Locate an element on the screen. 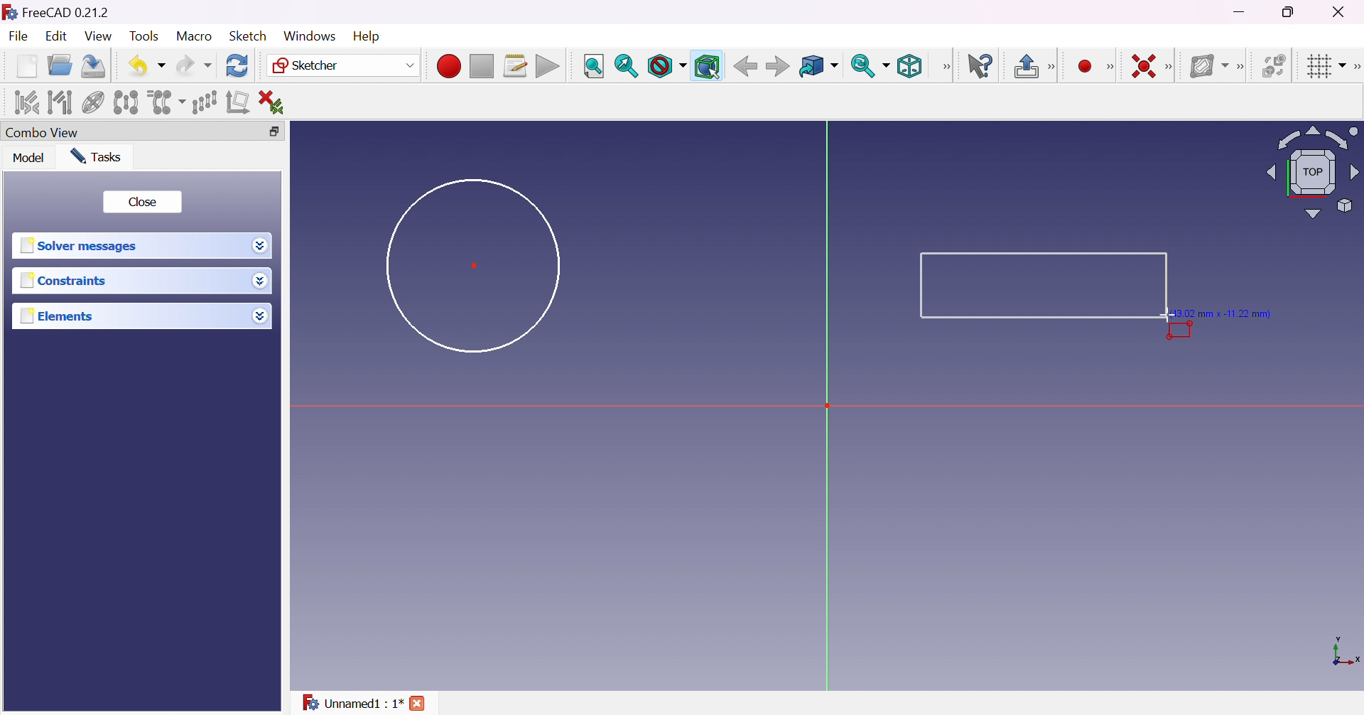 The width and height of the screenshot is (1364, 715). Clone is located at coordinates (165, 101).